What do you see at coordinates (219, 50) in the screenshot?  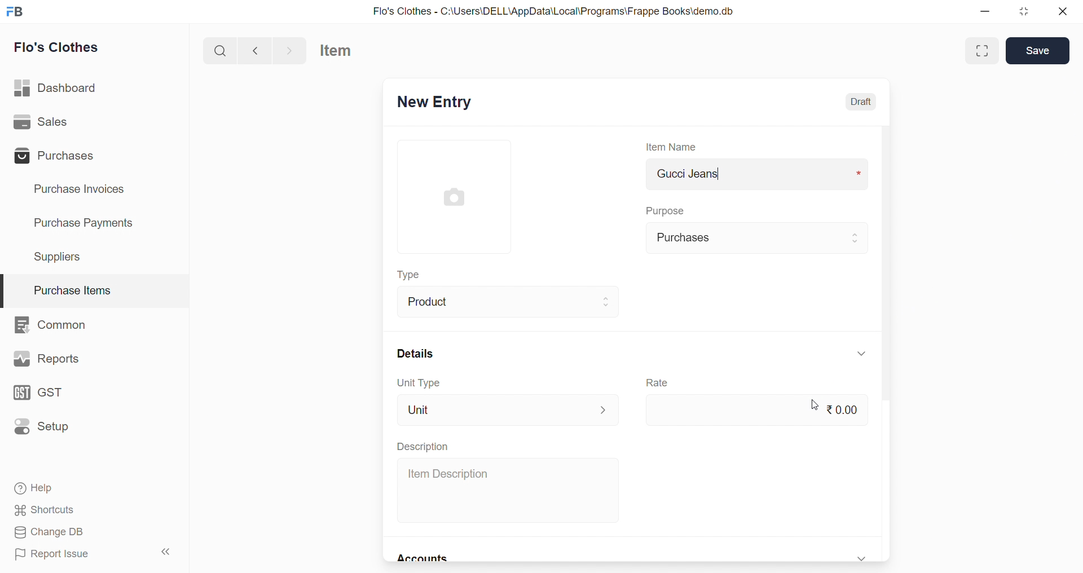 I see `search` at bounding box center [219, 50].